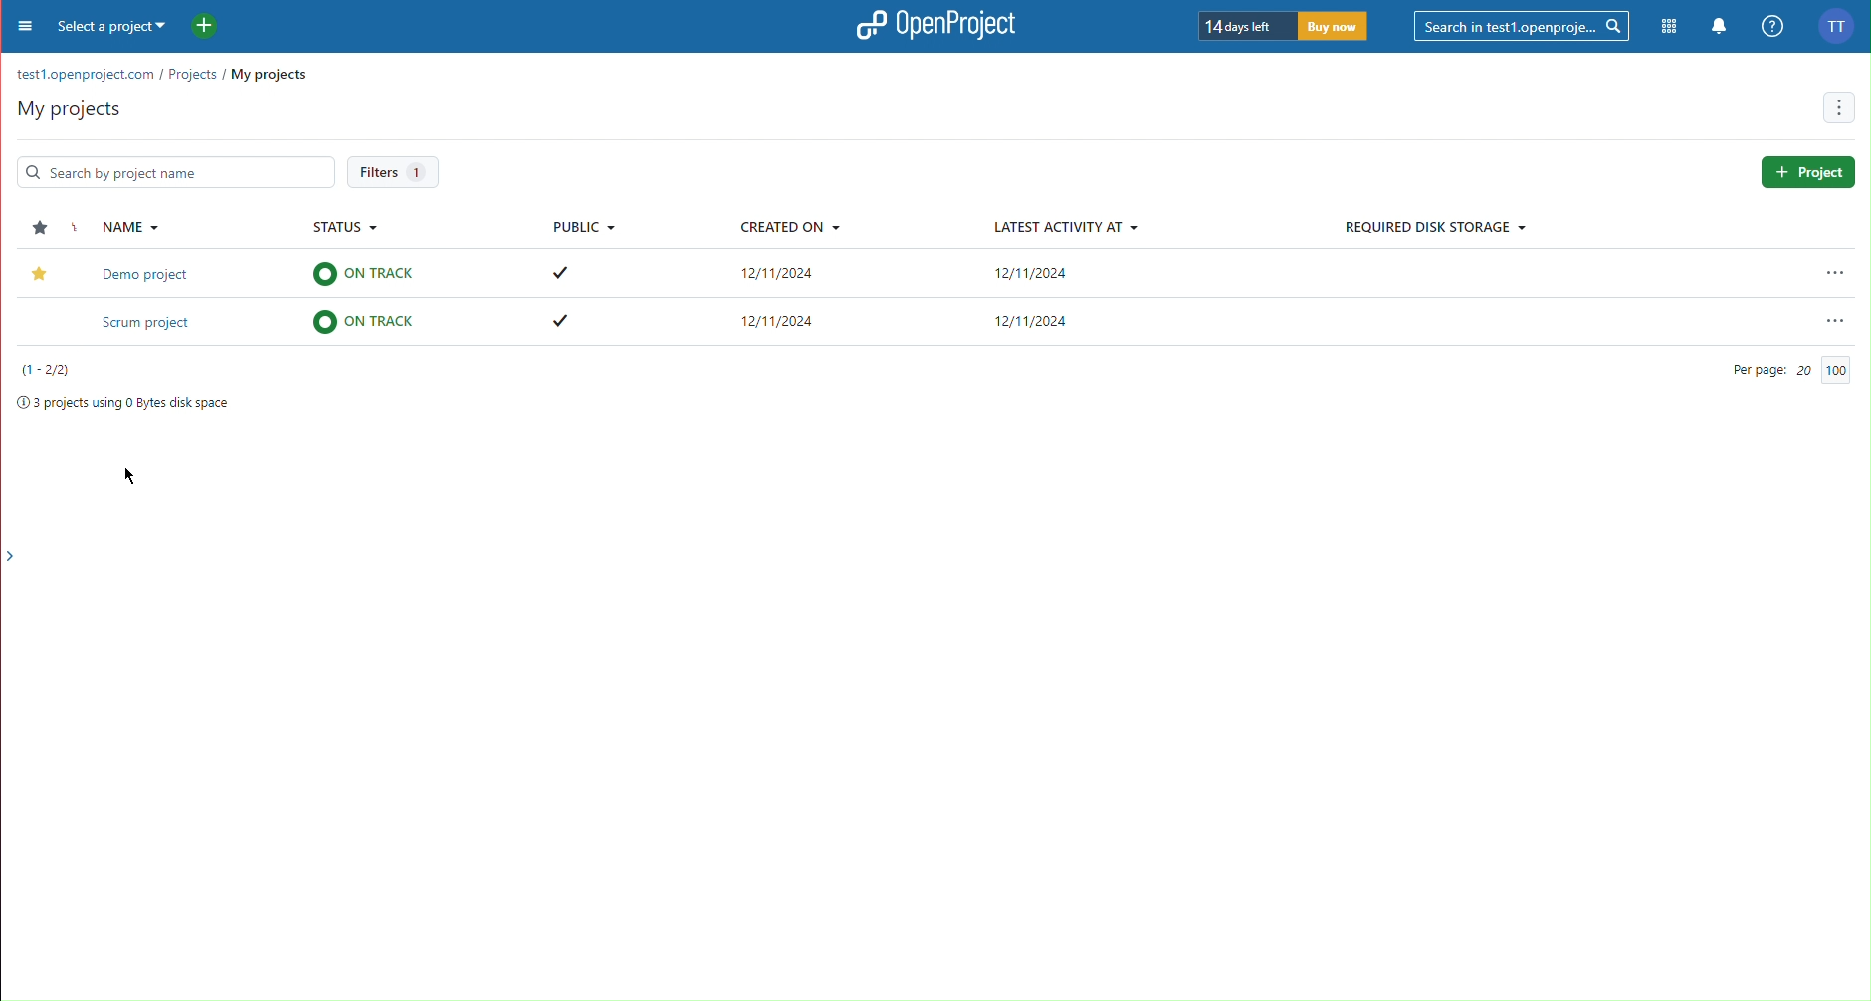 This screenshot has height=1001, width=1871. I want to click on New Project, so click(204, 27).